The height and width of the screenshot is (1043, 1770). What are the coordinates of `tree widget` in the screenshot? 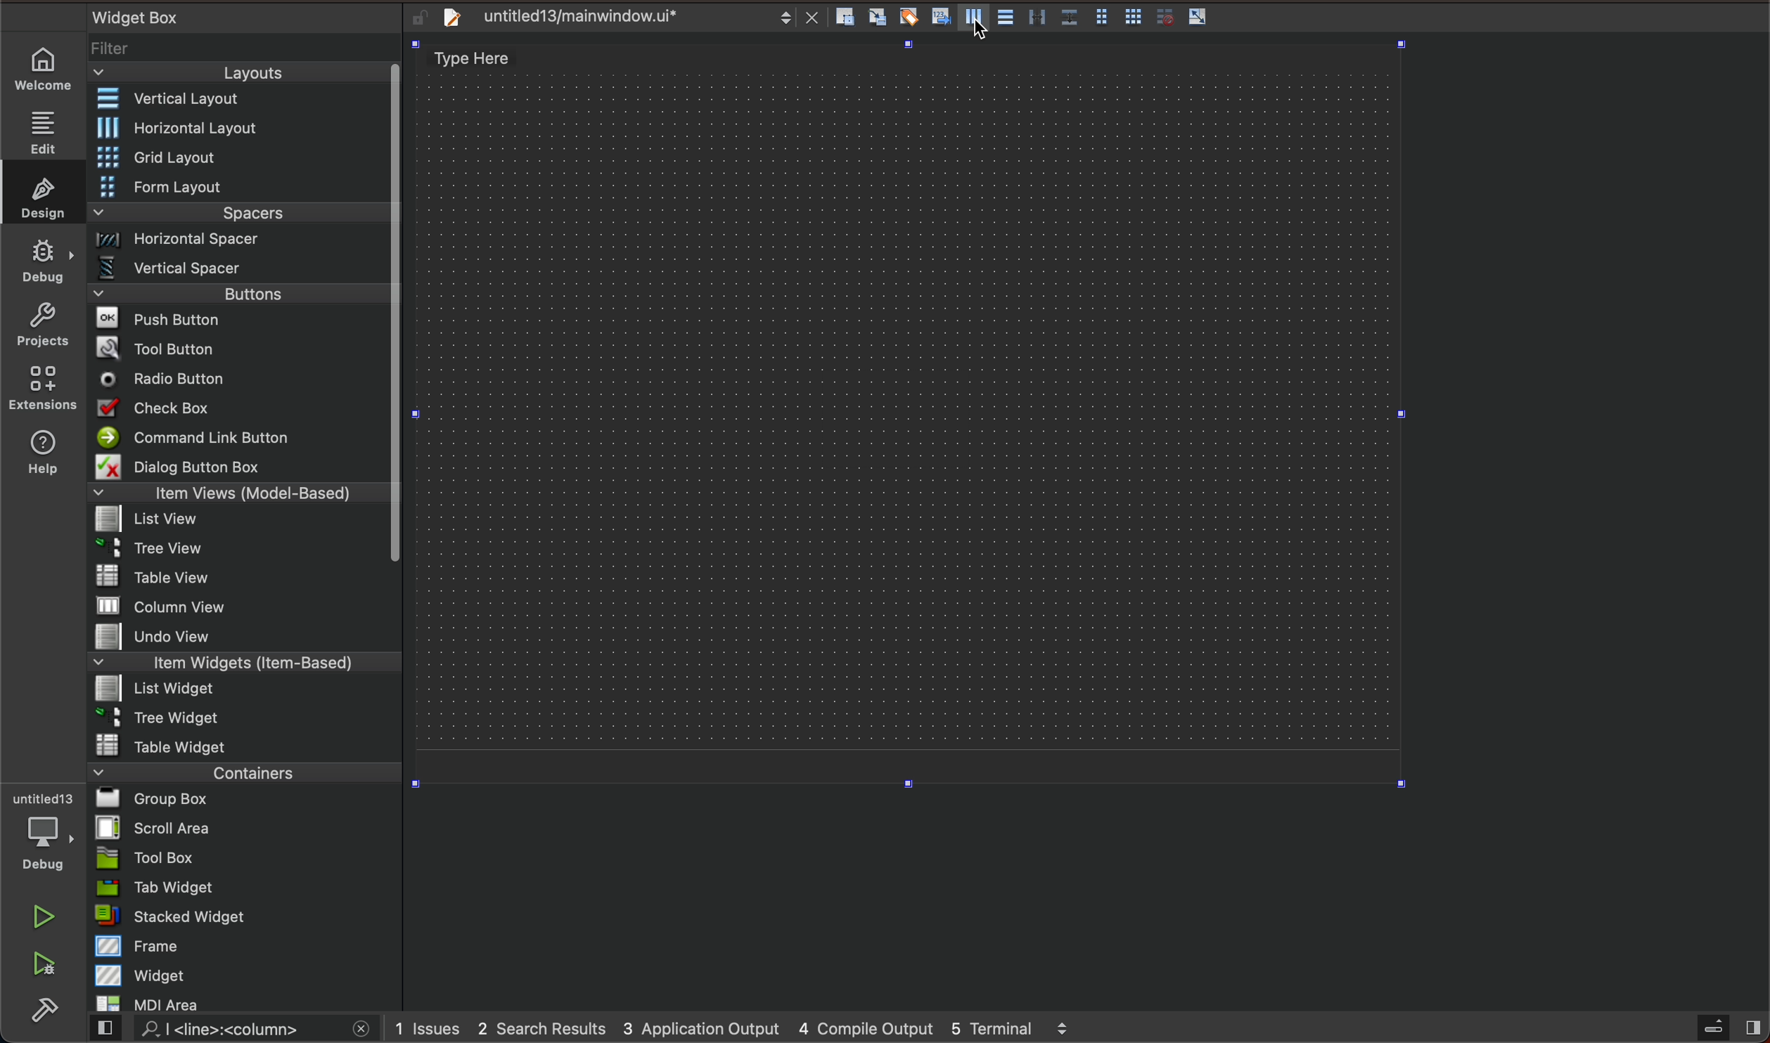 It's located at (240, 718).